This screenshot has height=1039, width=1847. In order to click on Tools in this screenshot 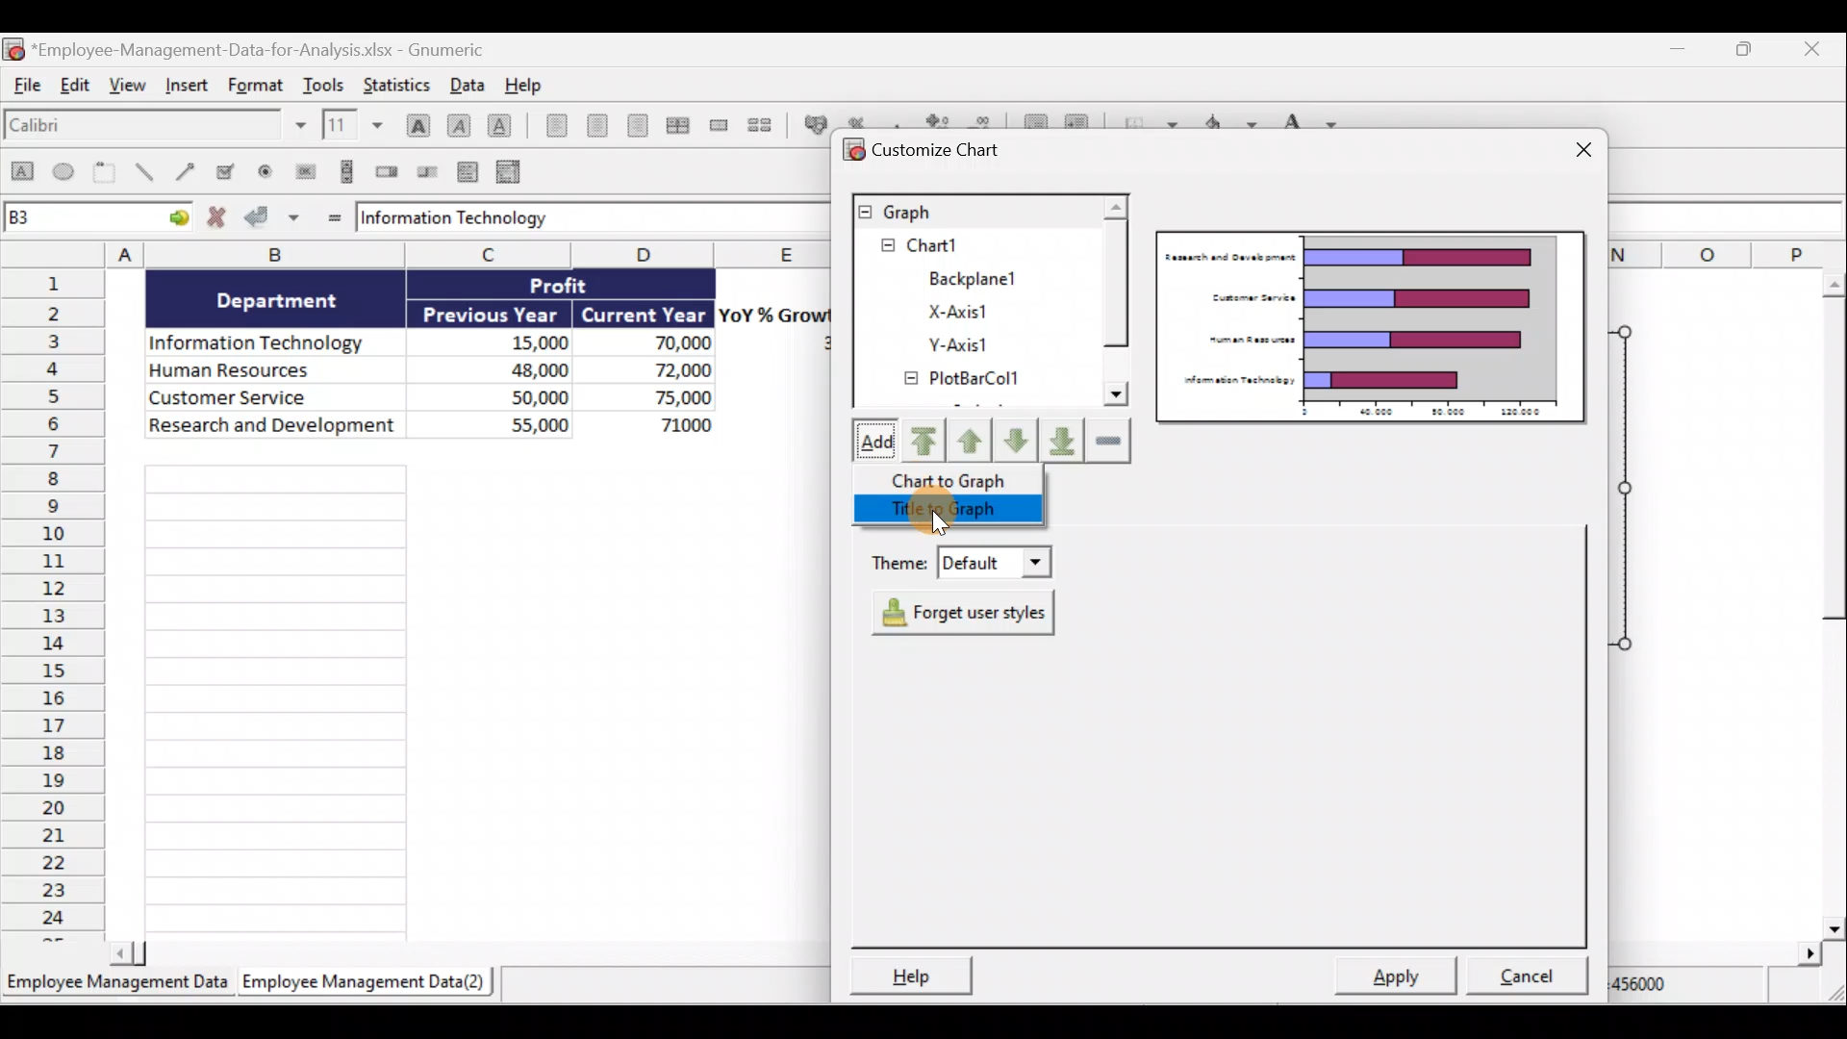, I will do `click(327, 83)`.